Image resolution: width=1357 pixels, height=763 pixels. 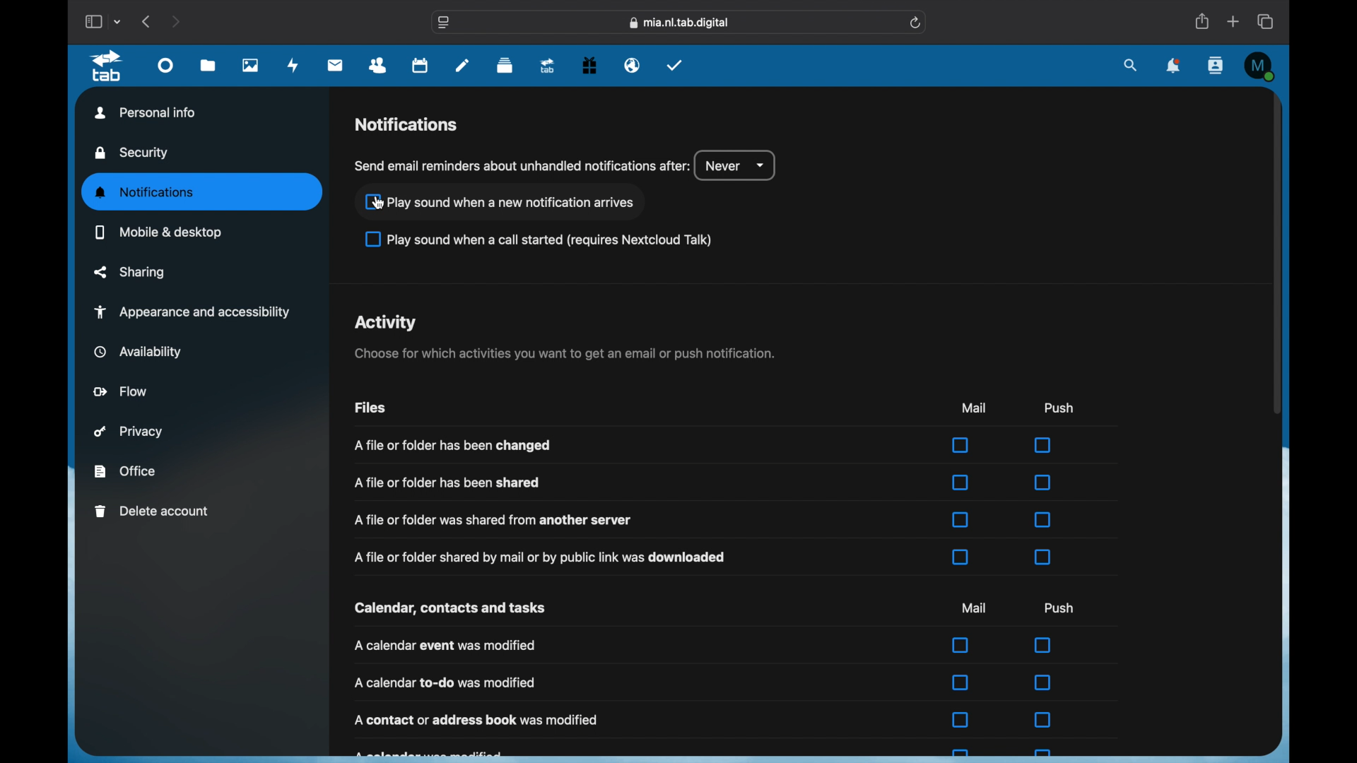 I want to click on mail, so click(x=974, y=407).